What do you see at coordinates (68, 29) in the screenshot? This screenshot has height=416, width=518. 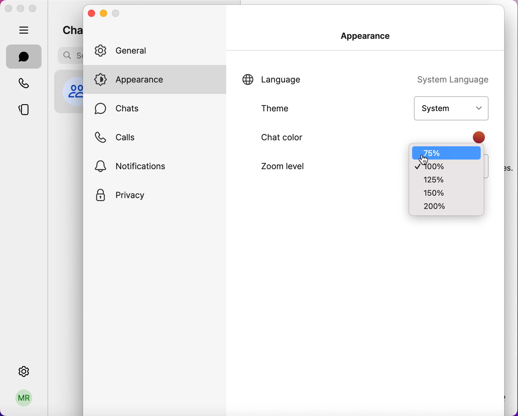 I see `chats` at bounding box center [68, 29].